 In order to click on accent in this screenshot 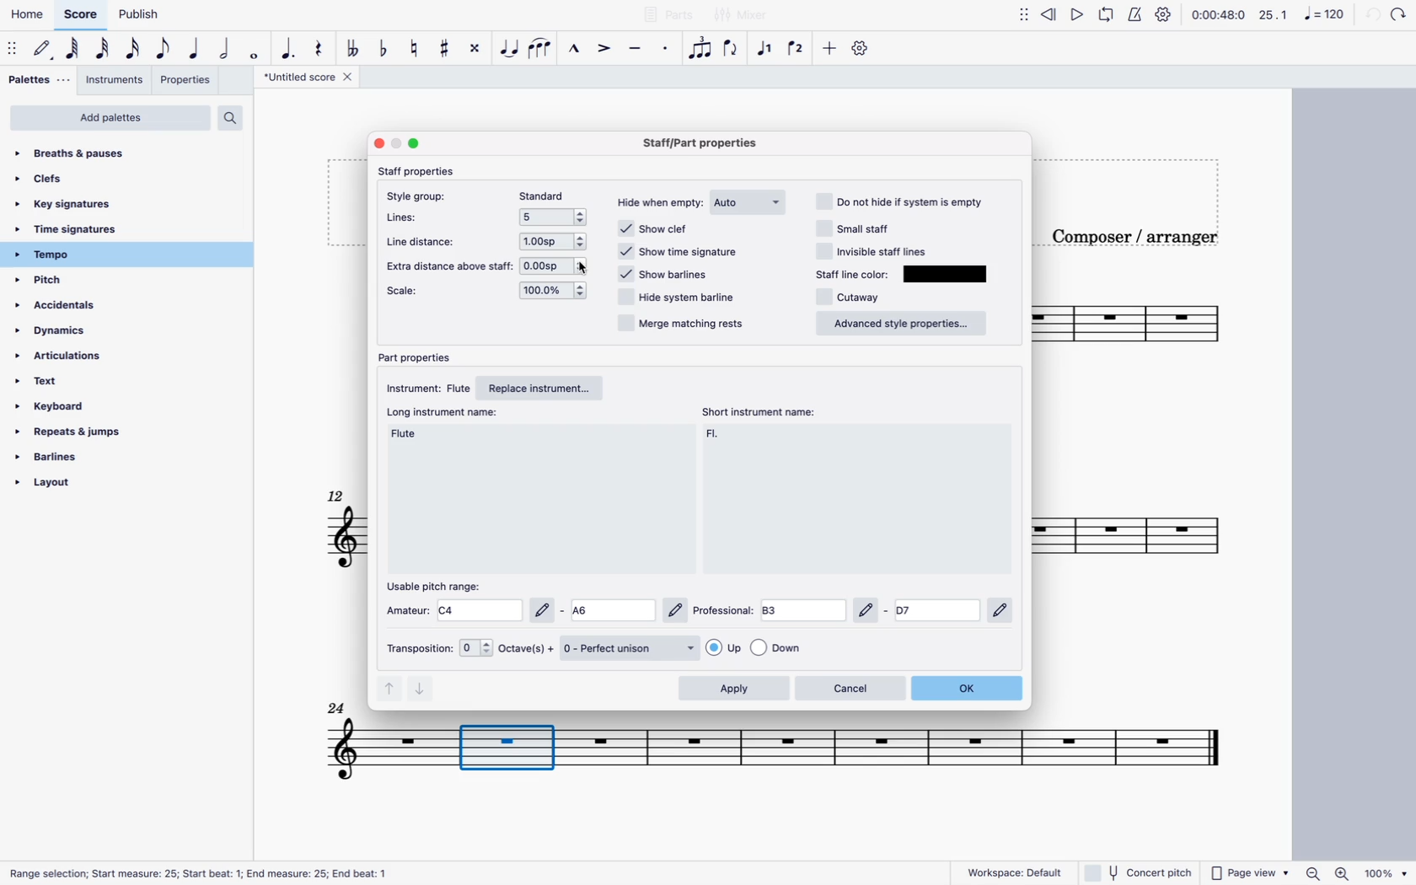, I will do `click(606, 49)`.